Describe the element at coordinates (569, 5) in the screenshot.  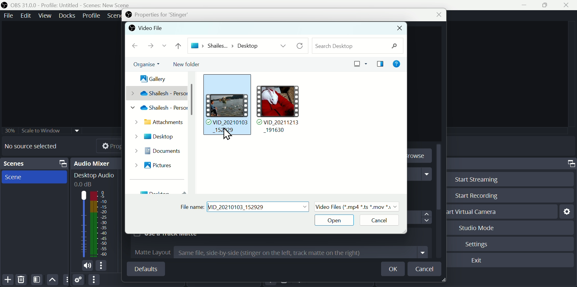
I see `Close` at that location.